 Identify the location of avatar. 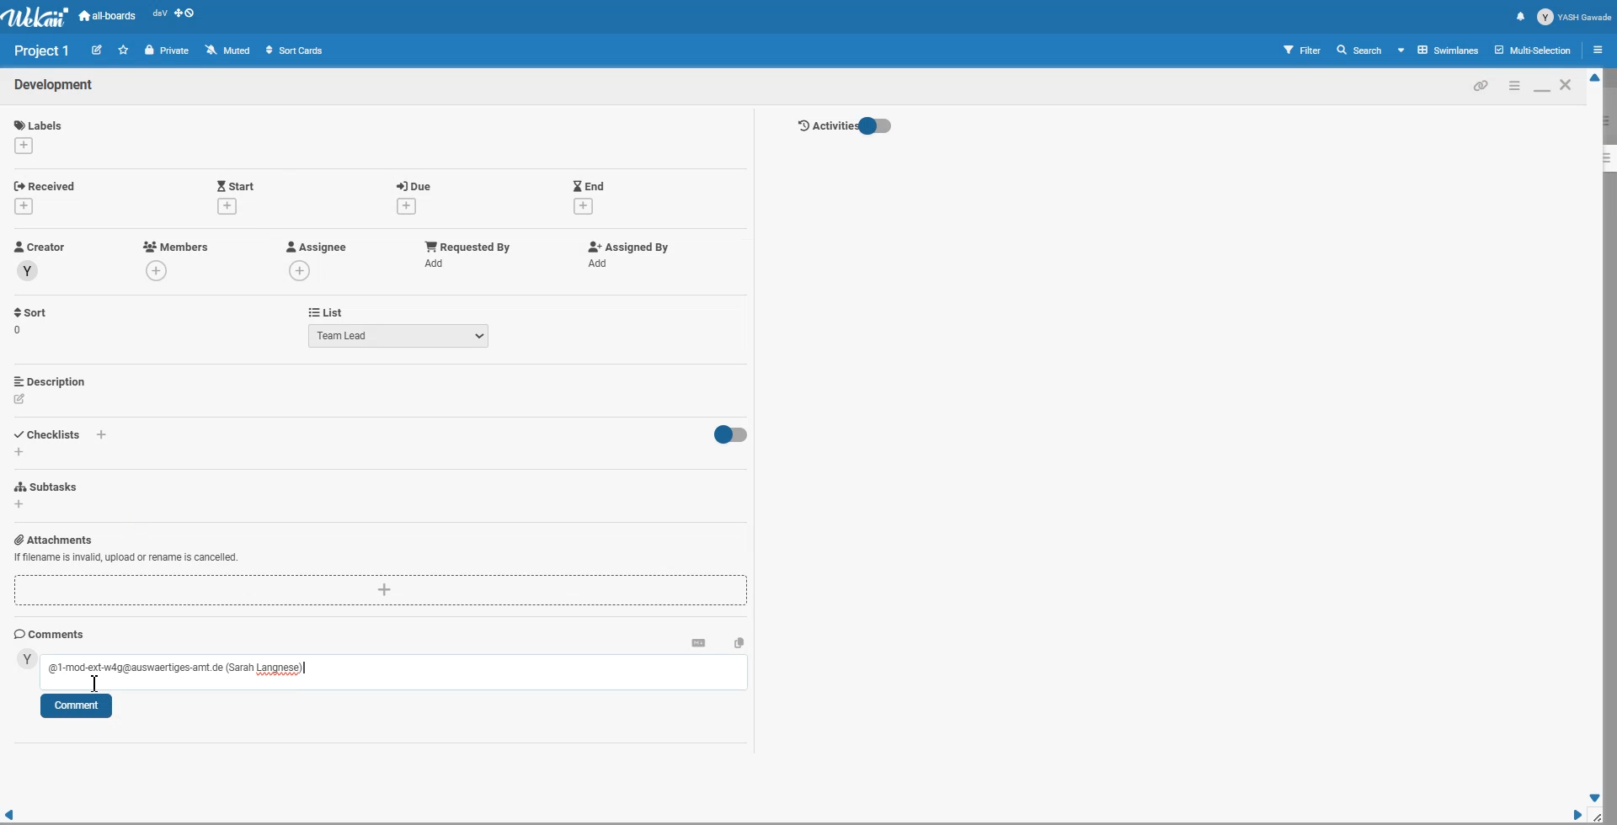
(27, 659).